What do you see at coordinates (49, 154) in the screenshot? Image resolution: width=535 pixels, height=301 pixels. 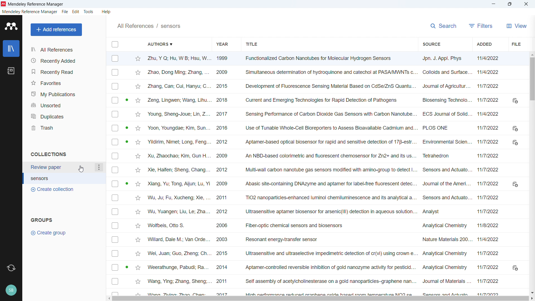 I see `Collections ` at bounding box center [49, 154].